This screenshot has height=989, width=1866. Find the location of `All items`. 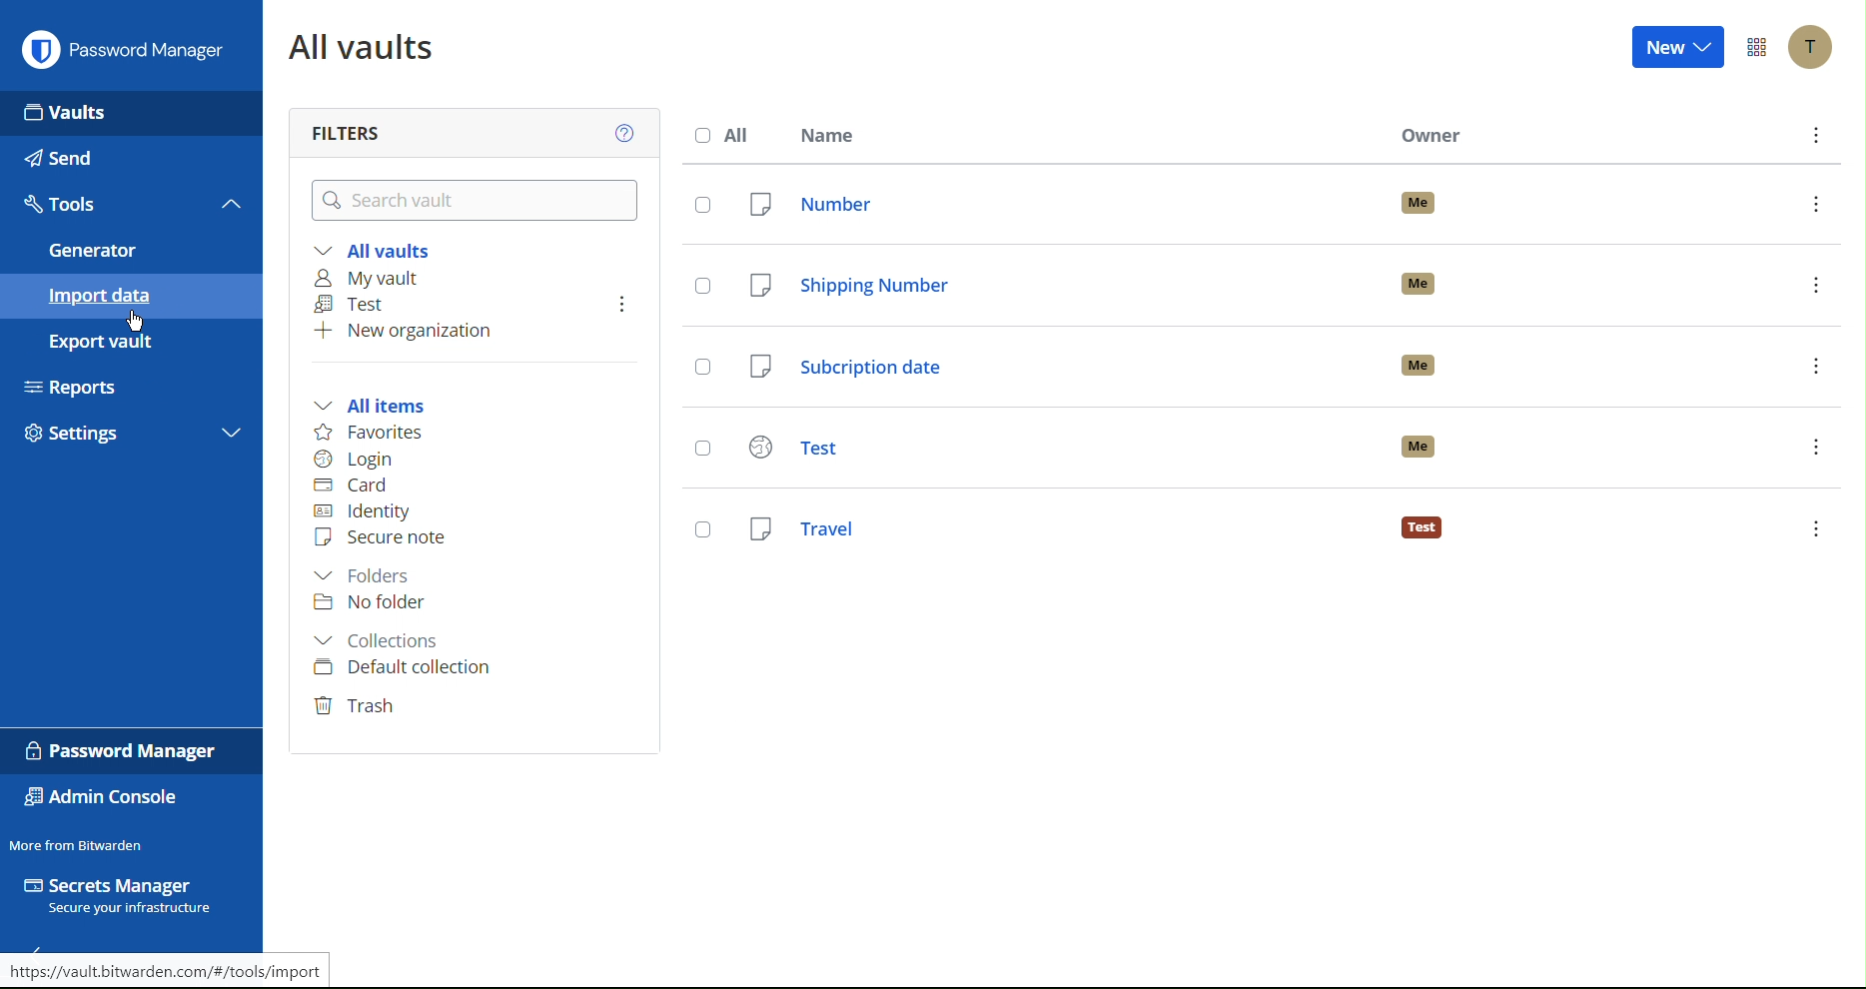

All items is located at coordinates (379, 407).